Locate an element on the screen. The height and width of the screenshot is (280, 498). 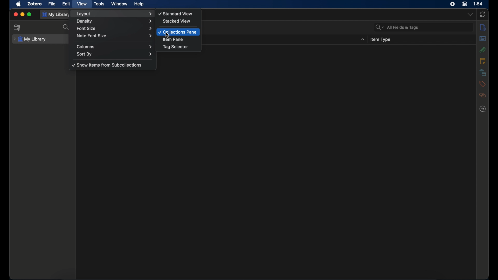
search bar is located at coordinates (397, 27).